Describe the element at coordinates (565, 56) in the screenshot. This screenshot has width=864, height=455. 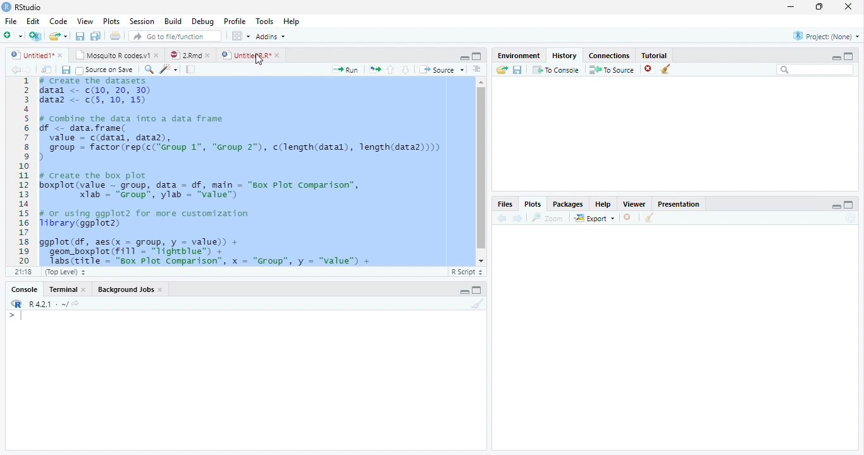
I see `History` at that location.